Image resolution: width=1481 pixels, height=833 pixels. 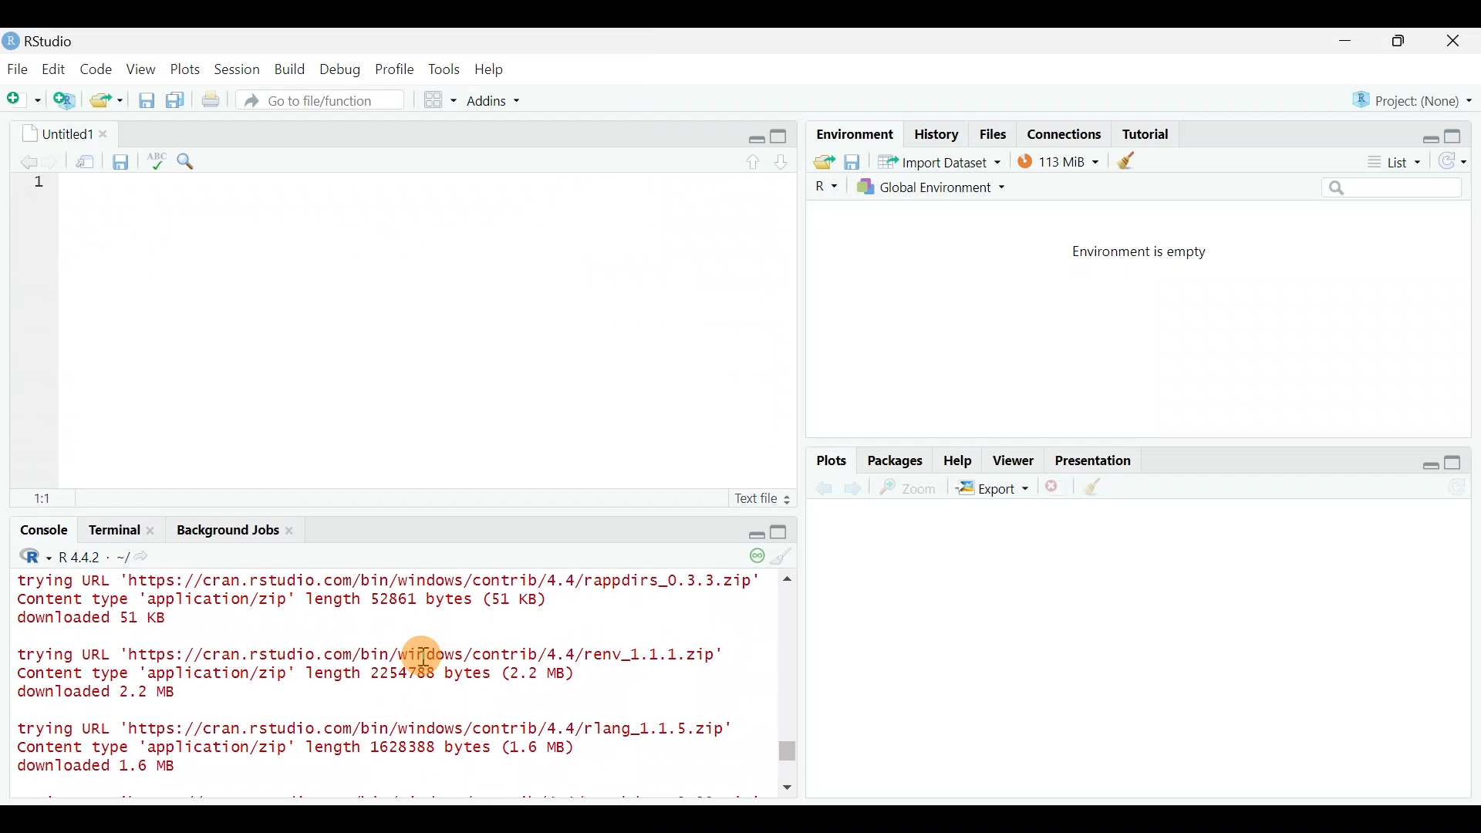 I want to click on restore down, so click(x=754, y=137).